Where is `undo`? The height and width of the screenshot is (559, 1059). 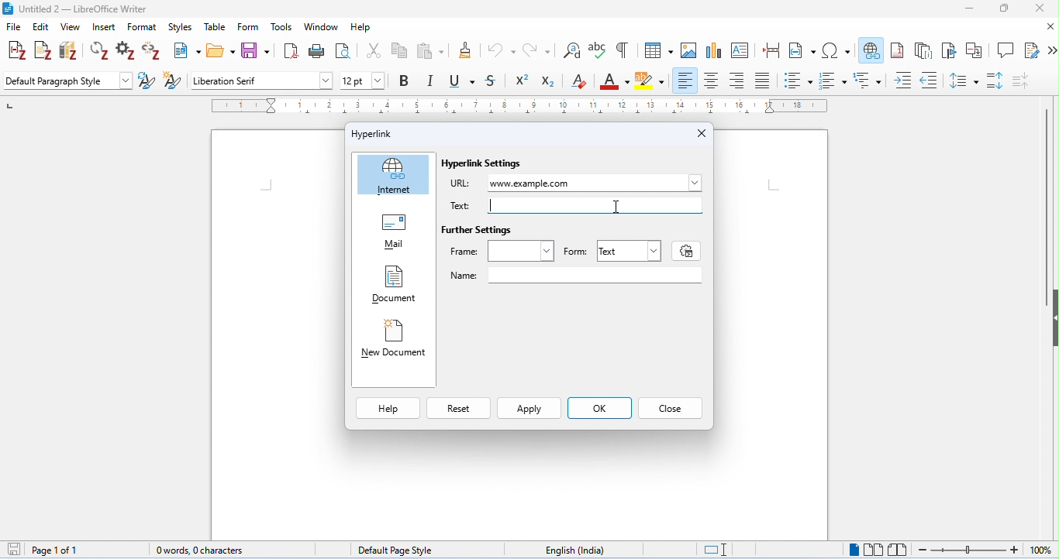 undo is located at coordinates (502, 50).